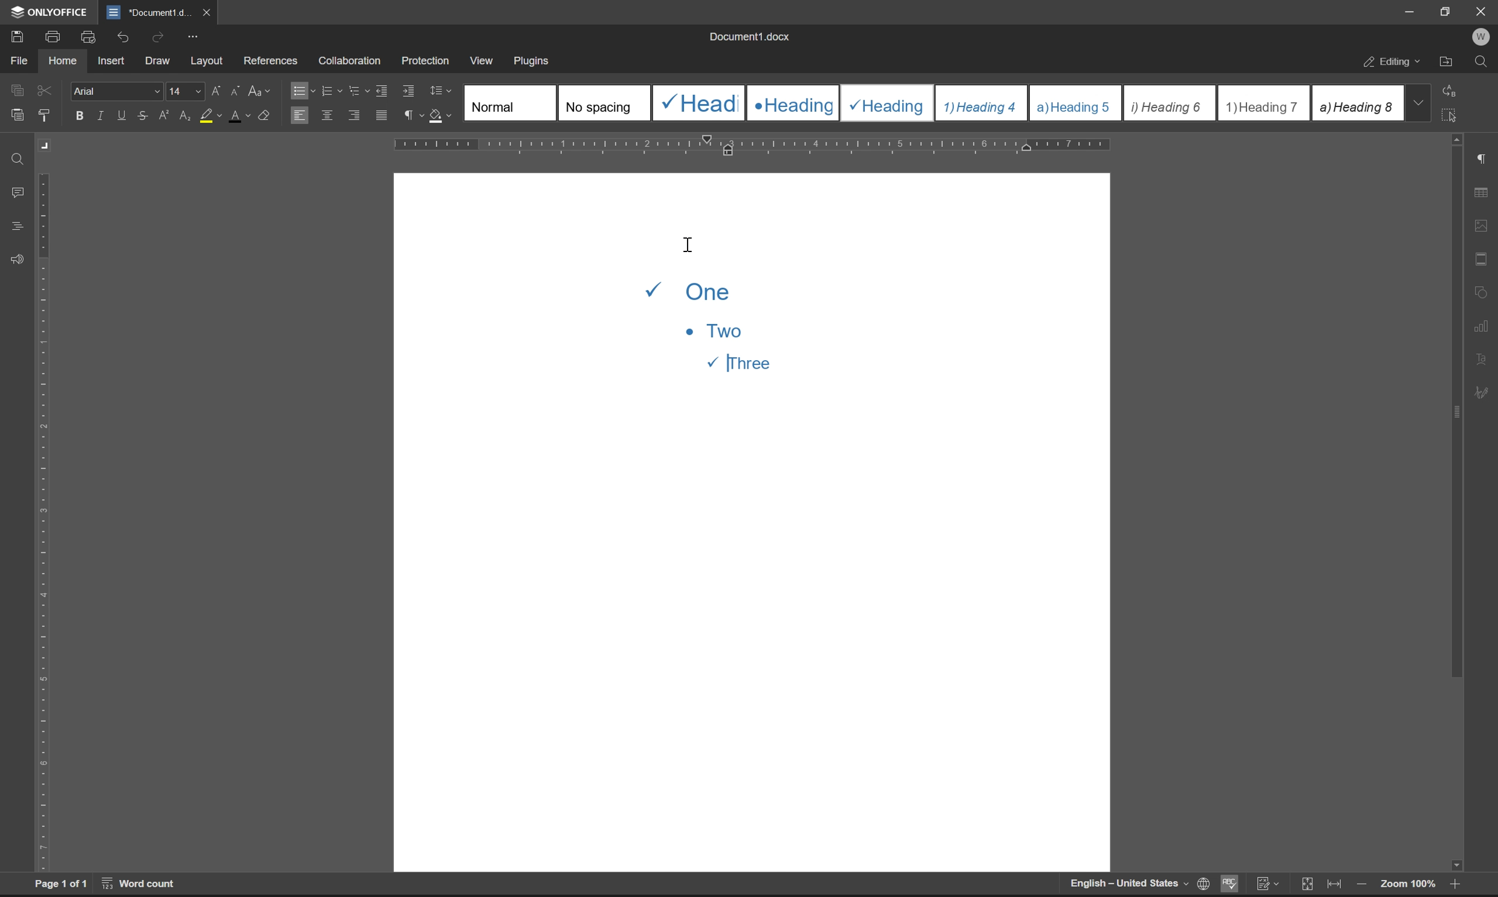  Describe the element at coordinates (331, 91) in the screenshot. I see `numbering` at that location.